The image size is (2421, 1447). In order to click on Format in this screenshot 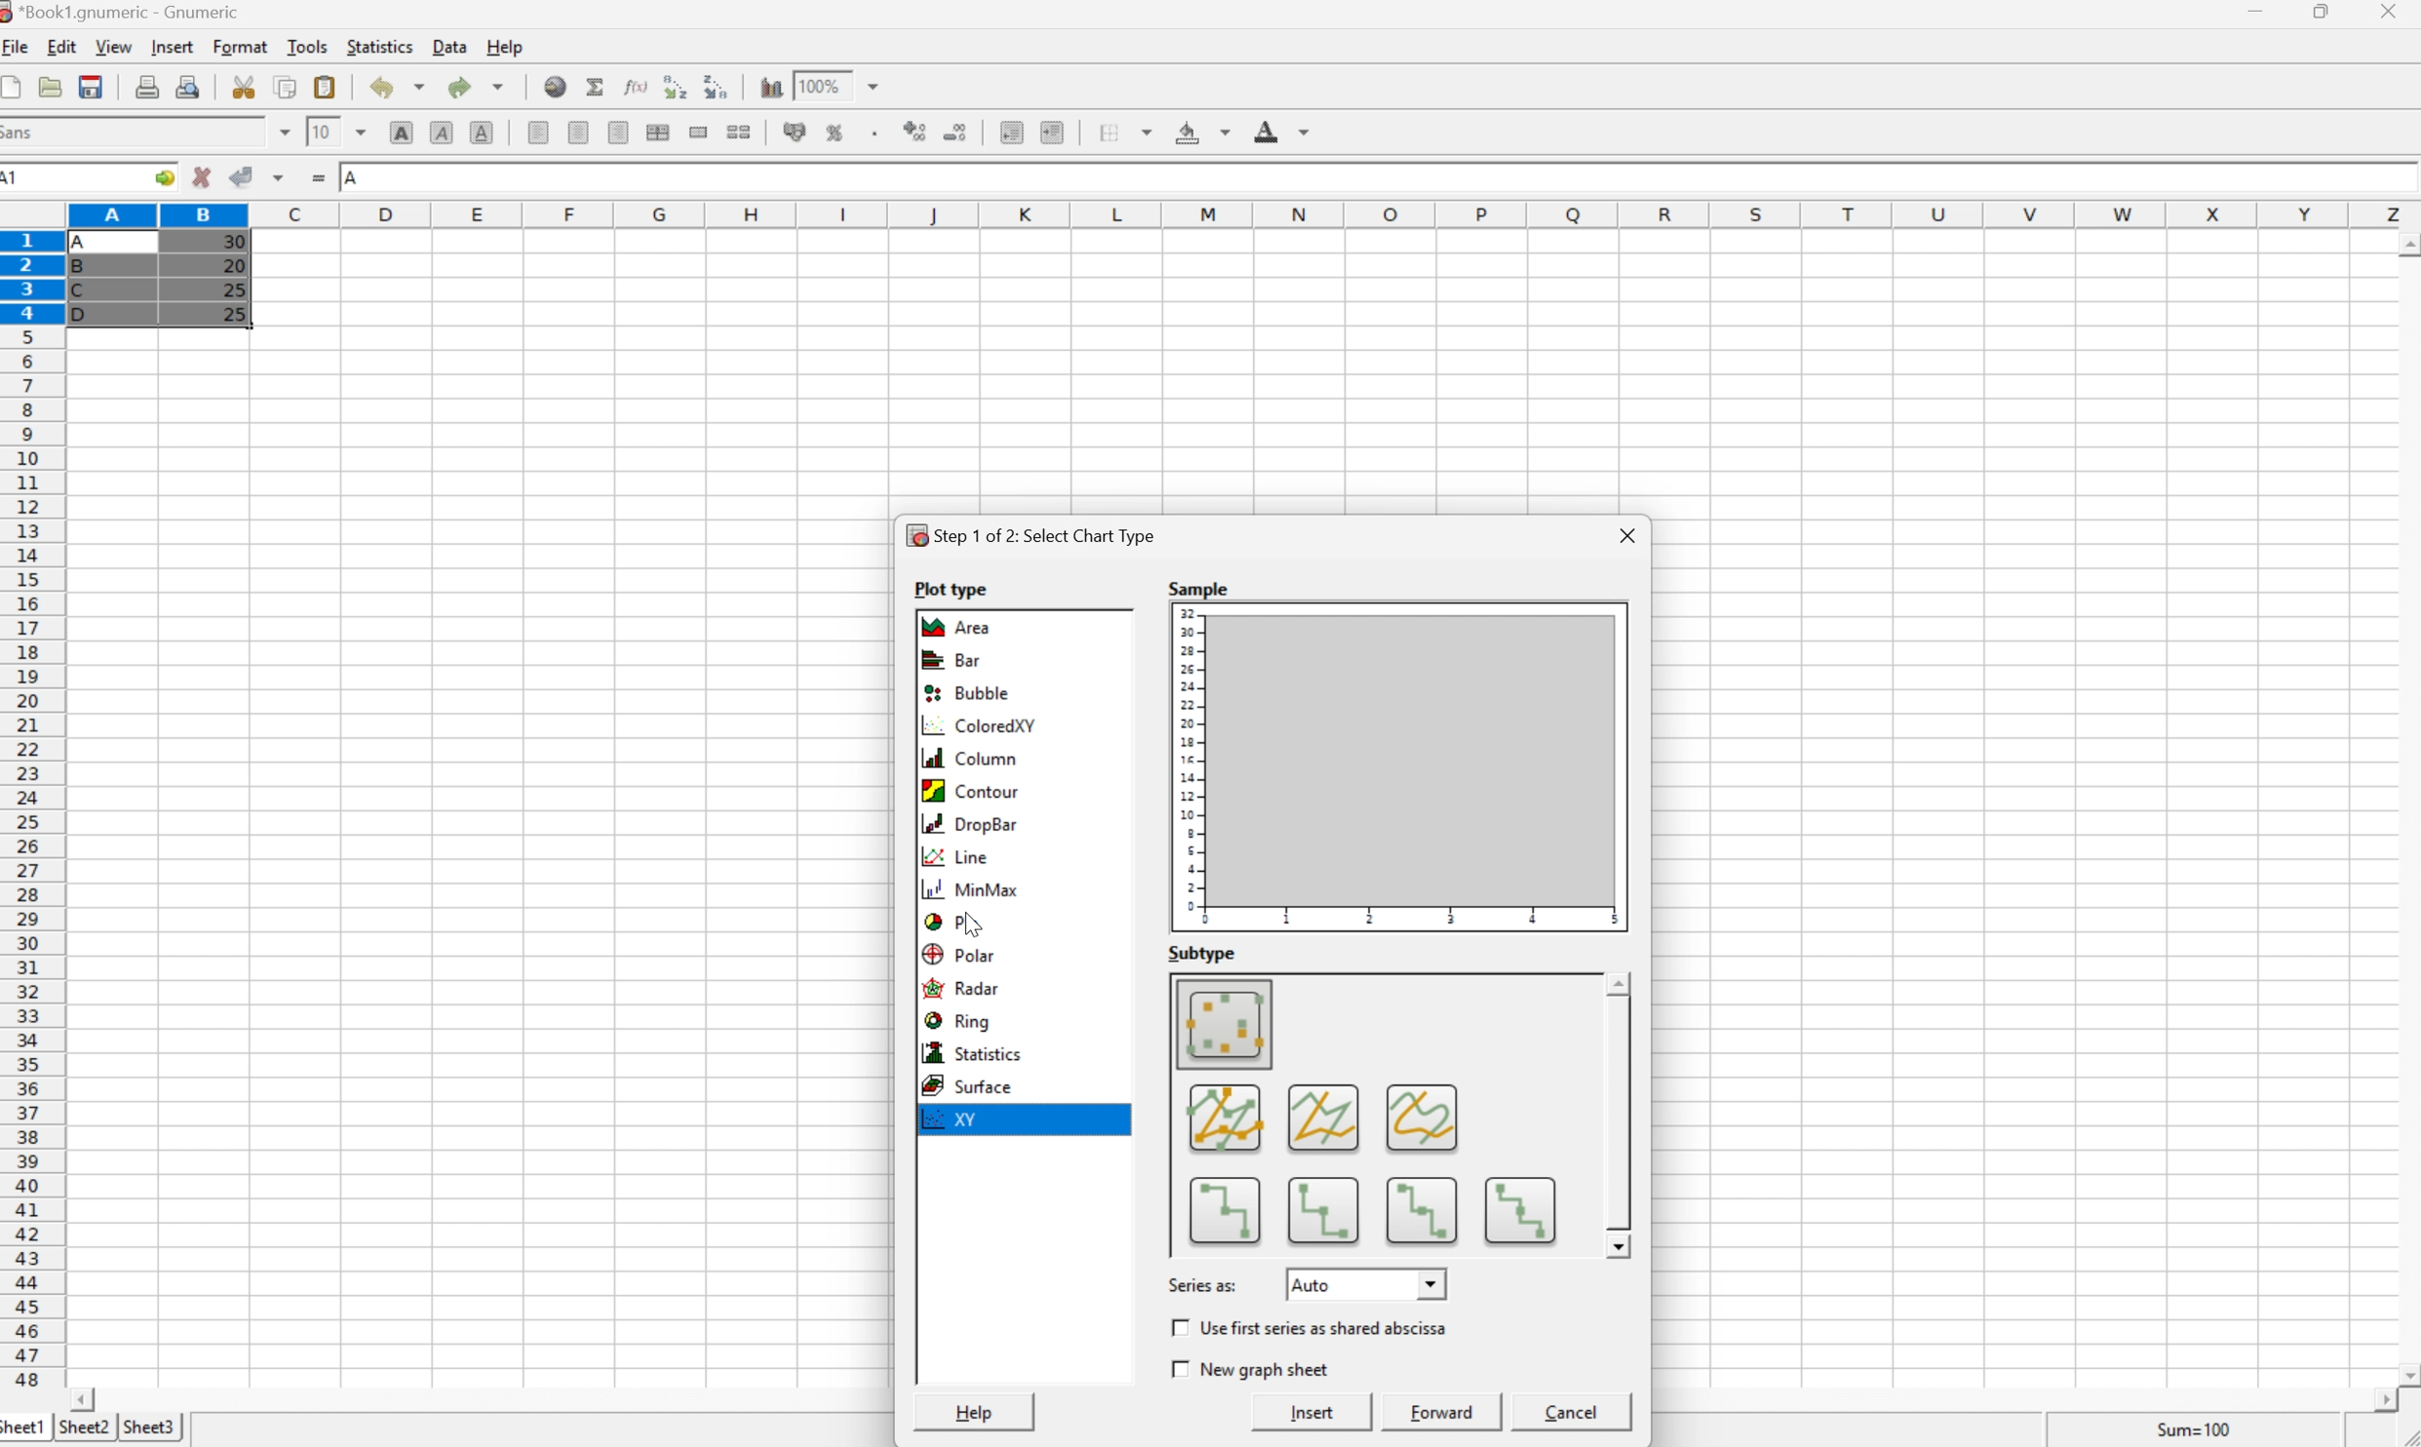, I will do `click(242, 48)`.